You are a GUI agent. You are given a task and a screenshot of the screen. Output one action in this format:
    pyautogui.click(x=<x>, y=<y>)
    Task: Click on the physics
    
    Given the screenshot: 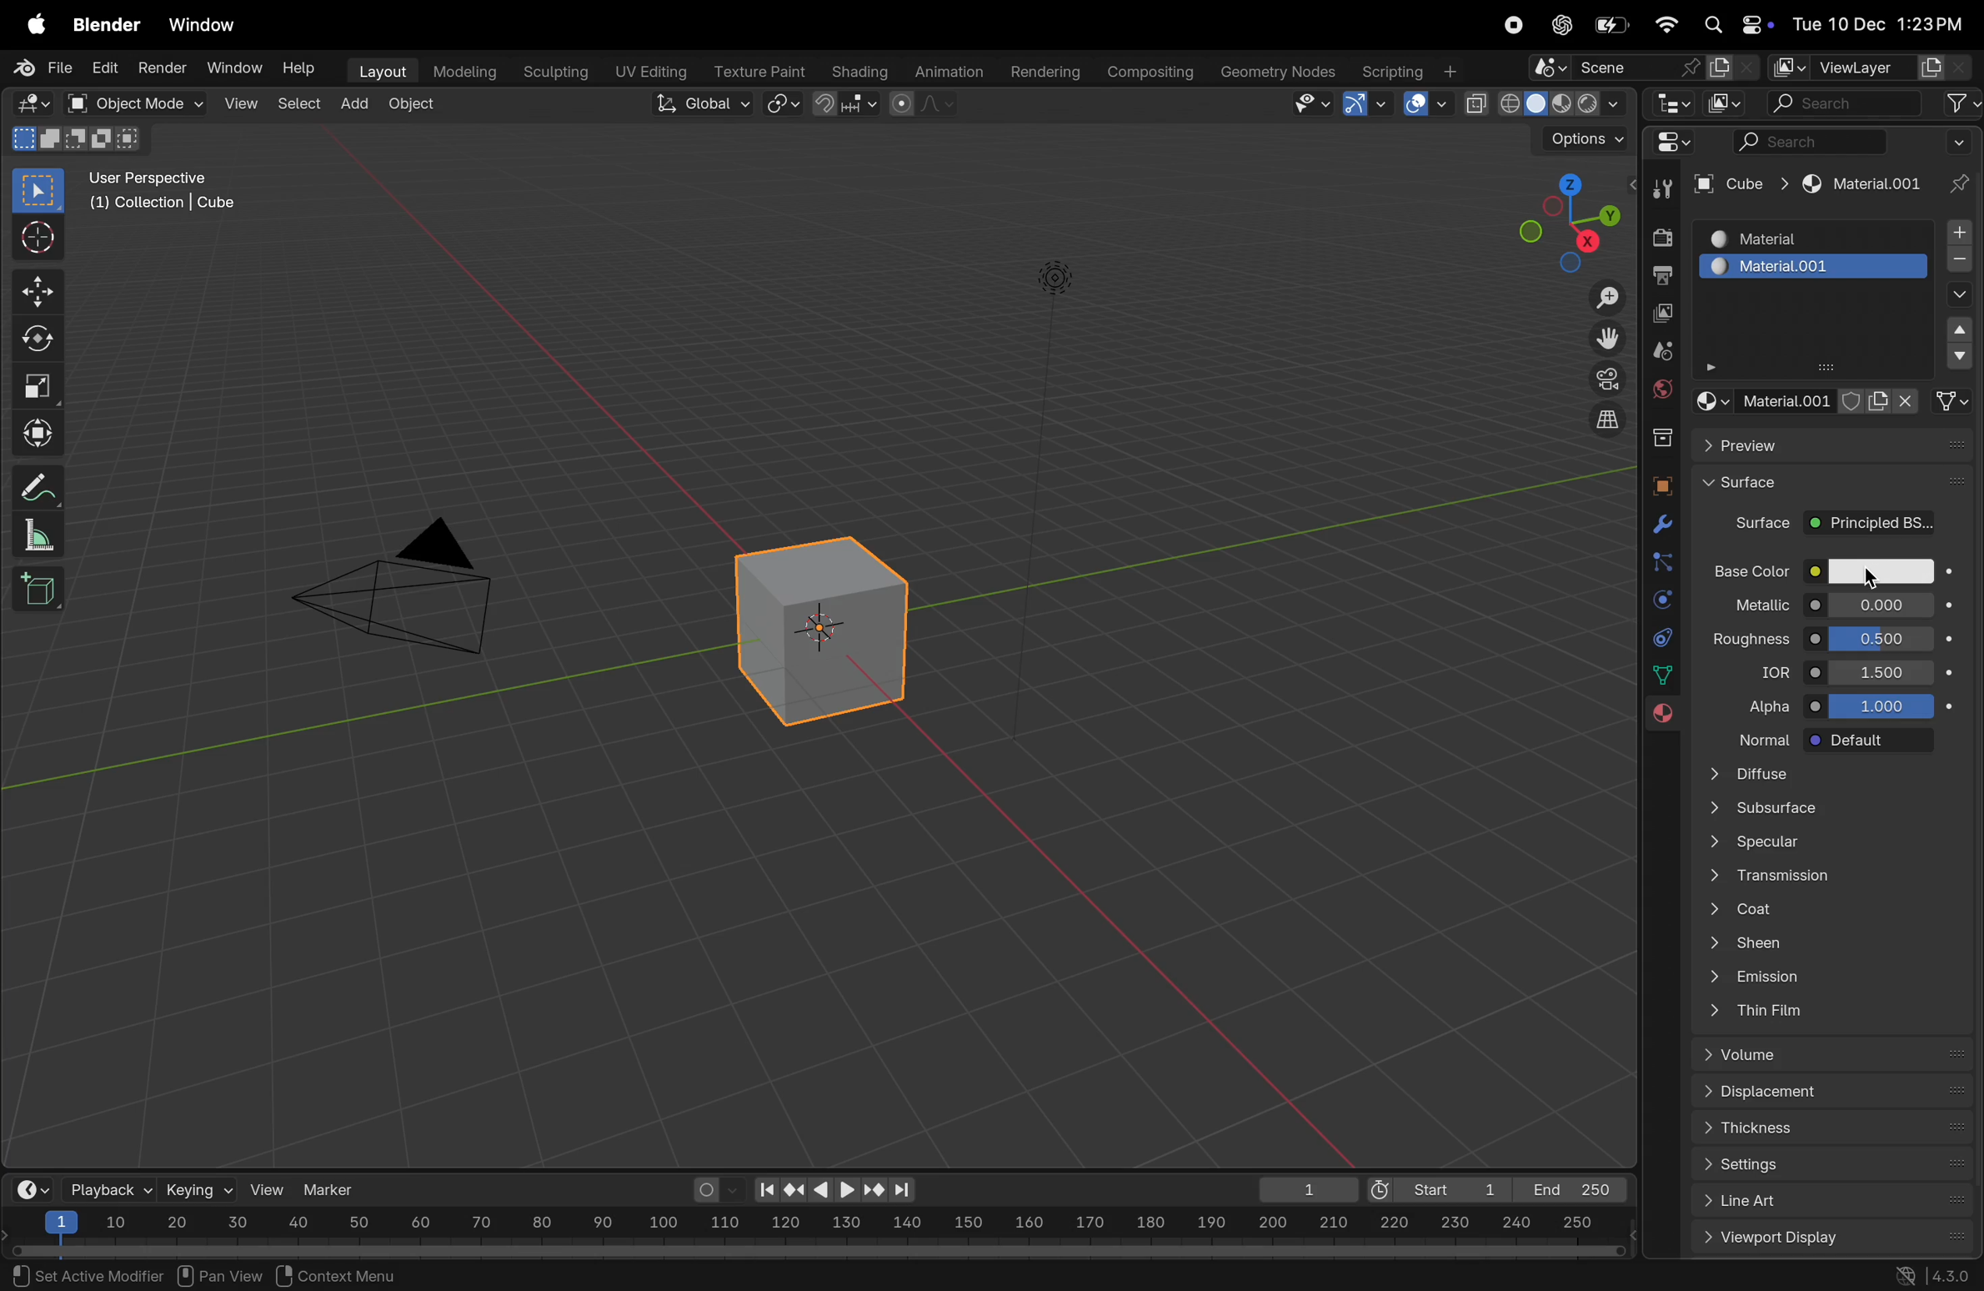 What is the action you would take?
    pyautogui.click(x=1661, y=601)
    